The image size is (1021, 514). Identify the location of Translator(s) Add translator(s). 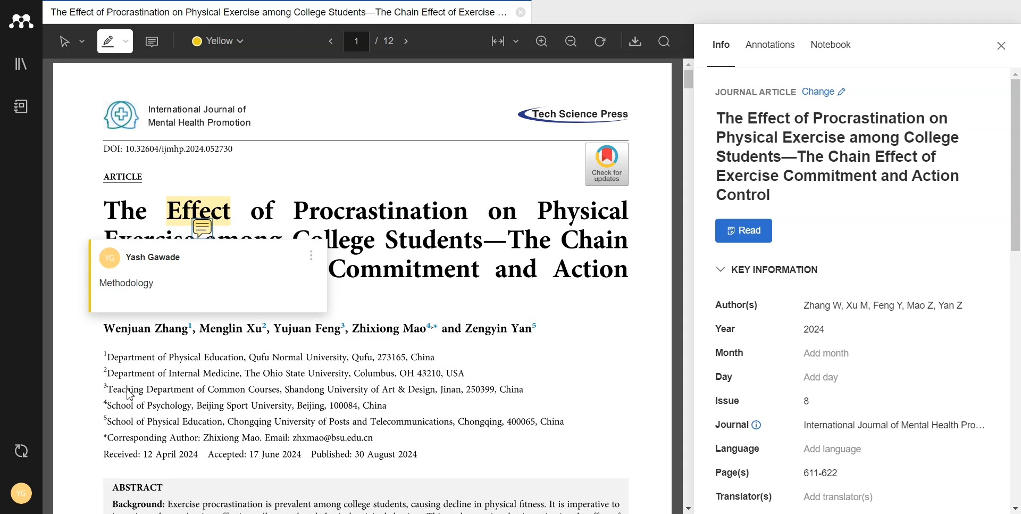
(794, 497).